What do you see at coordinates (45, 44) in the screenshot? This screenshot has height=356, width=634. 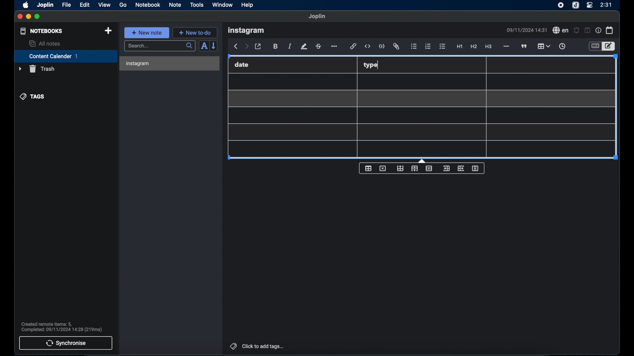 I see `allnotes` at bounding box center [45, 44].